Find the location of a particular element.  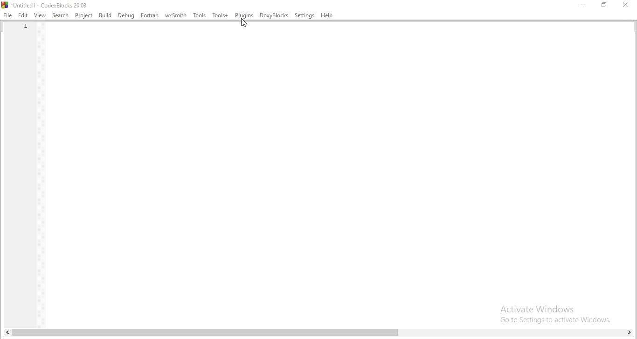

DoxyBlocks is located at coordinates (274, 15).